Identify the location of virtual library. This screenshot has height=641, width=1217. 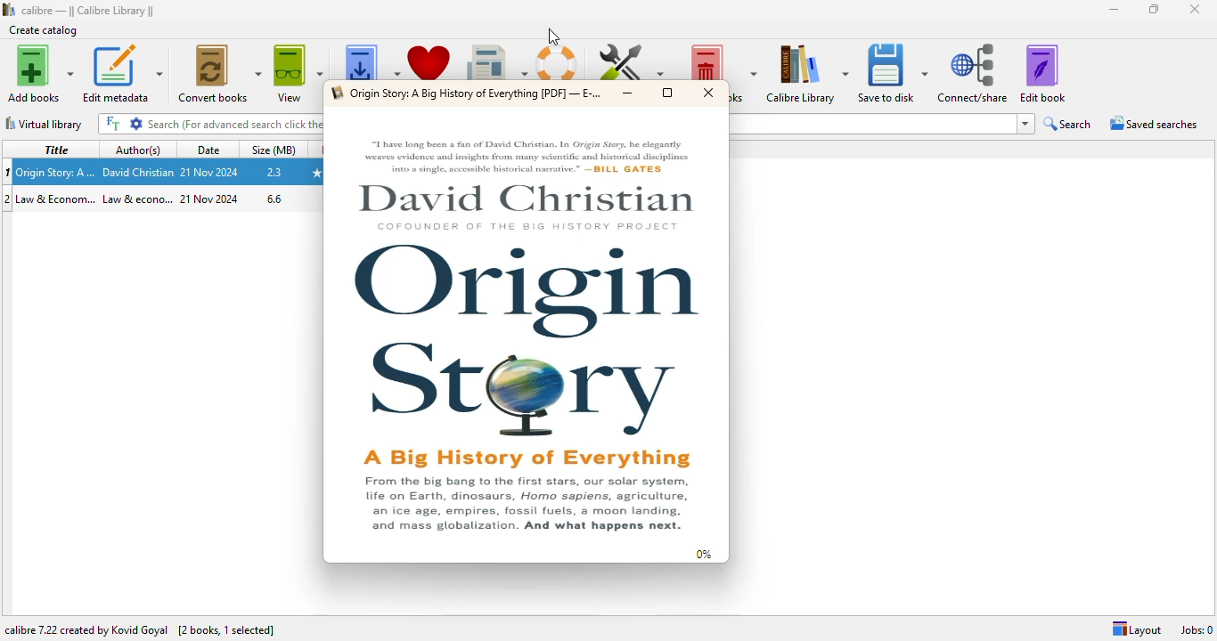
(44, 124).